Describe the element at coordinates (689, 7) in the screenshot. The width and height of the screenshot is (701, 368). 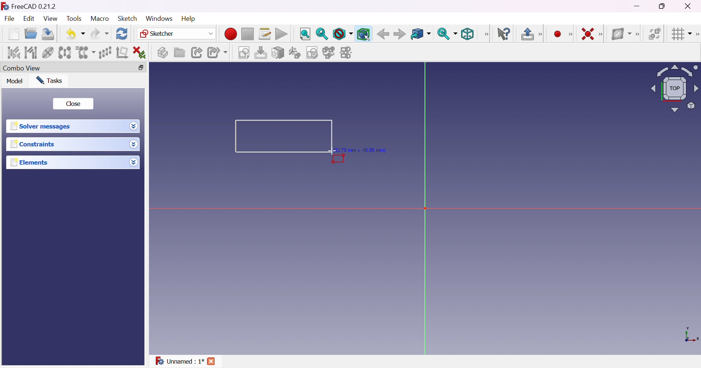
I see `Close` at that location.